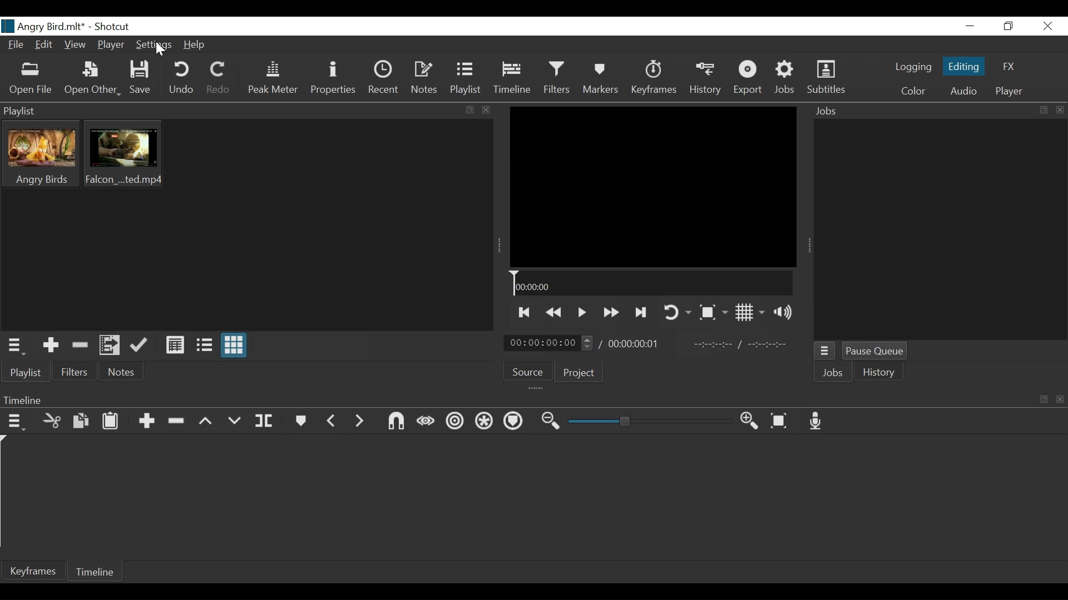 The width and height of the screenshot is (1068, 600). What do you see at coordinates (640, 314) in the screenshot?
I see `Skip to the next point` at bounding box center [640, 314].